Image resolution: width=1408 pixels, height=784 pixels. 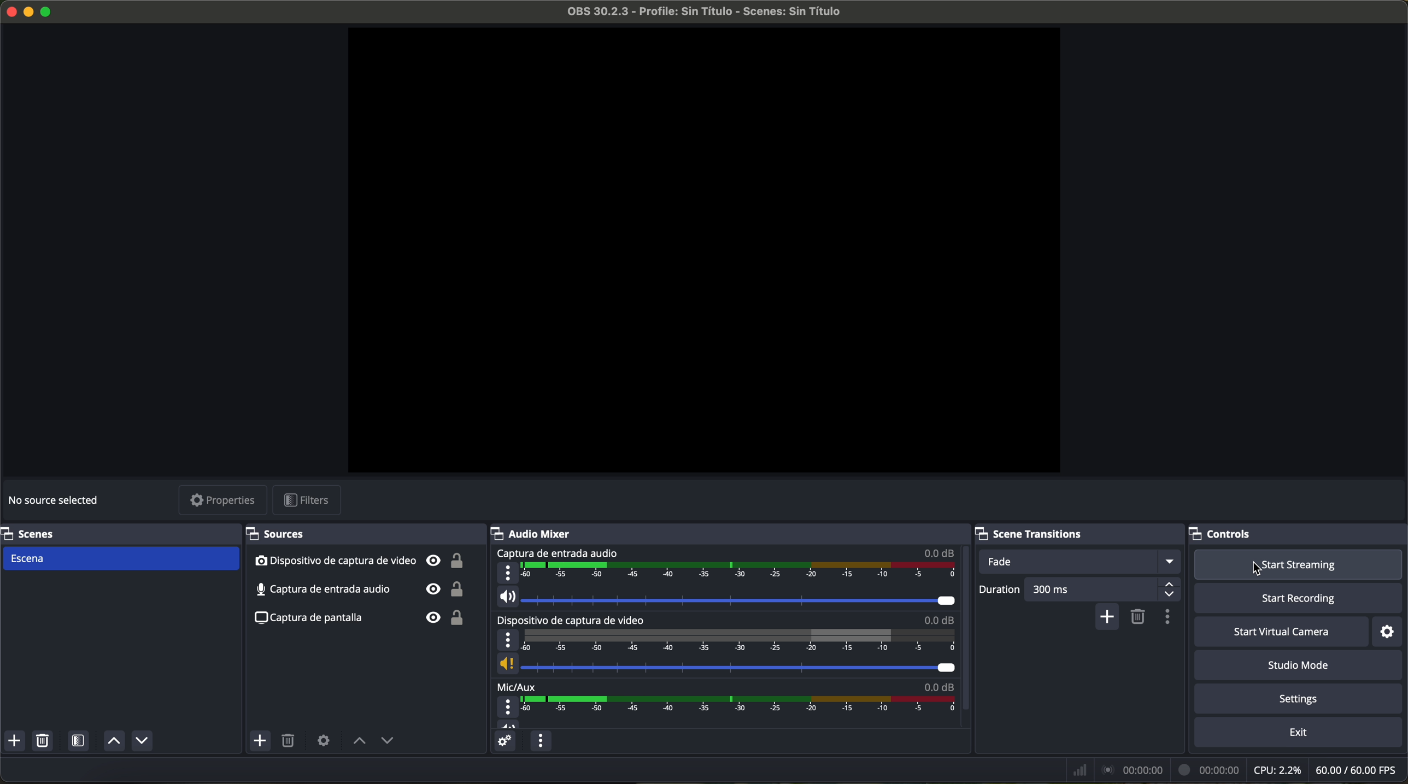 What do you see at coordinates (964, 628) in the screenshot?
I see `scroll bar` at bounding box center [964, 628].